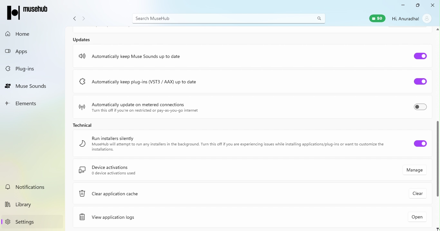  Describe the element at coordinates (228, 144) in the screenshot. I see `Run installer silently` at that location.